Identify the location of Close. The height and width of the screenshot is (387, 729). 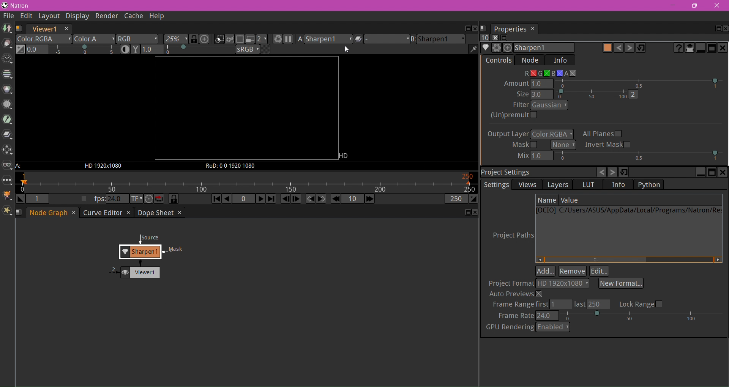
(494, 38).